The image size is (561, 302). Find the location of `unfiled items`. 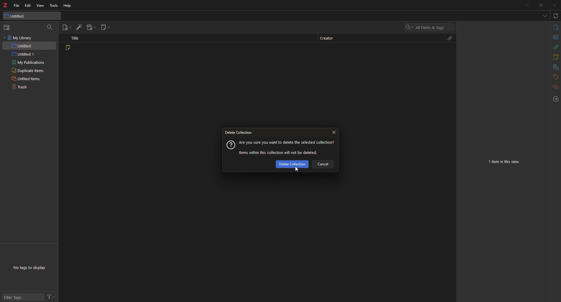

unfiled items is located at coordinates (29, 80).